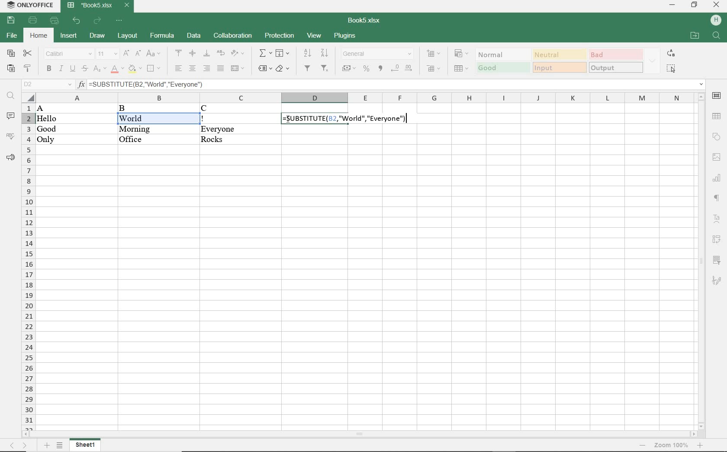  I want to click on input function, so click(82, 85).